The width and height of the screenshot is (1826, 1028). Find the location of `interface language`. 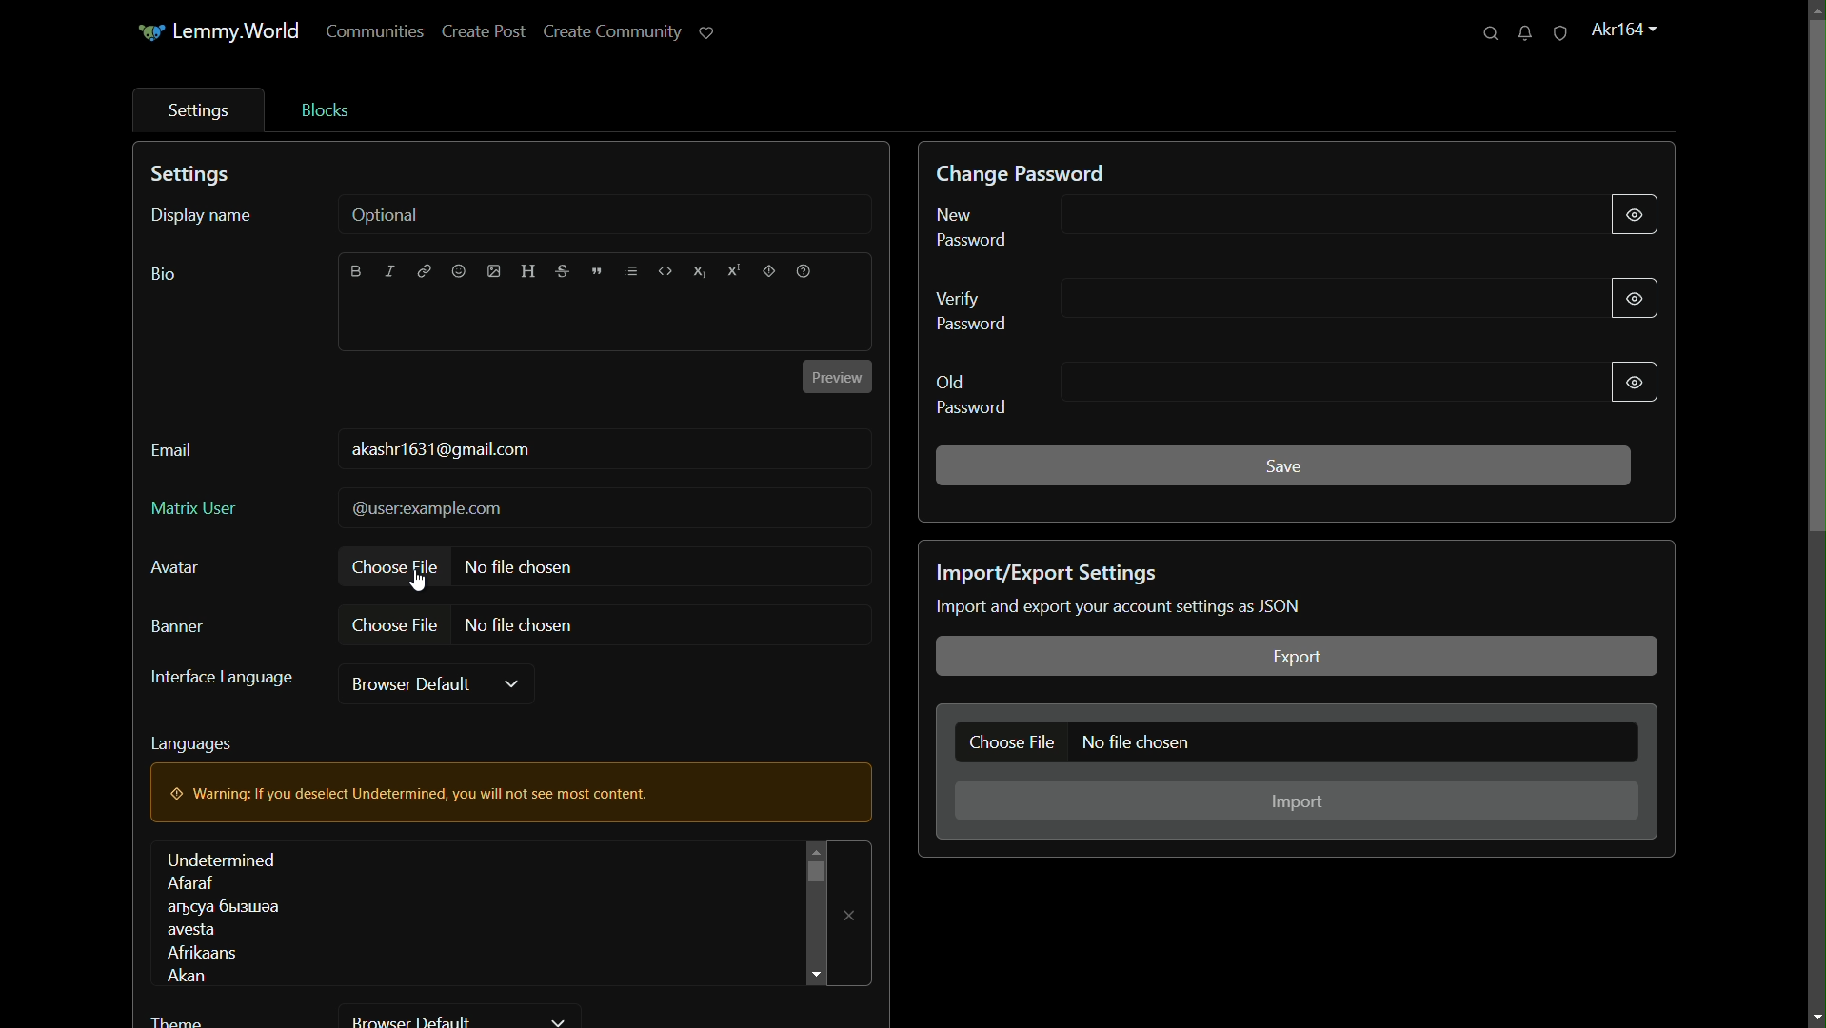

interface language is located at coordinates (222, 678).